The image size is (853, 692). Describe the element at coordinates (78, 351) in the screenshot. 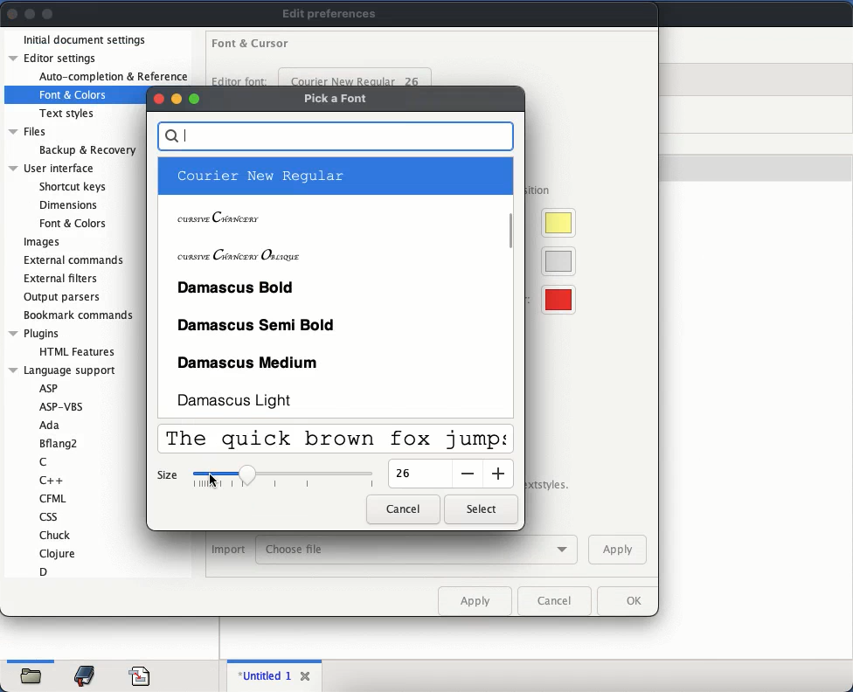

I see `HTML Features` at that location.